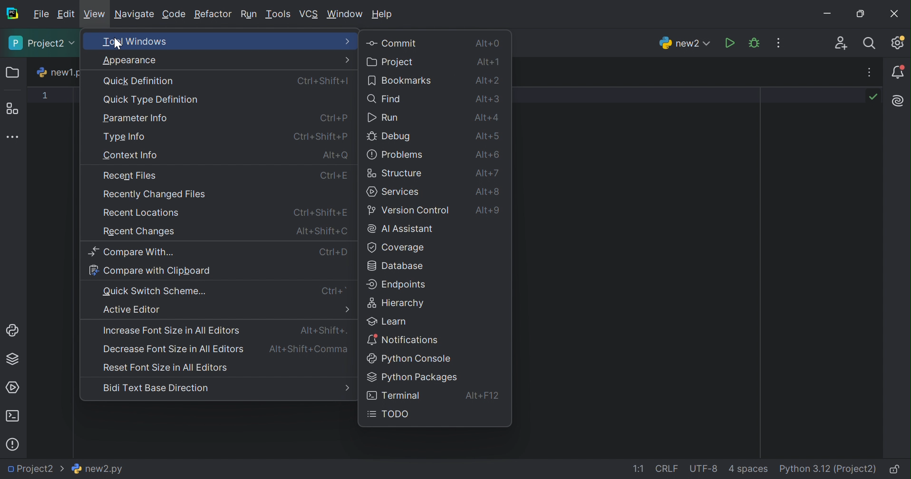 The width and height of the screenshot is (911, 479). Describe the element at coordinates (383, 15) in the screenshot. I see `Help` at that location.